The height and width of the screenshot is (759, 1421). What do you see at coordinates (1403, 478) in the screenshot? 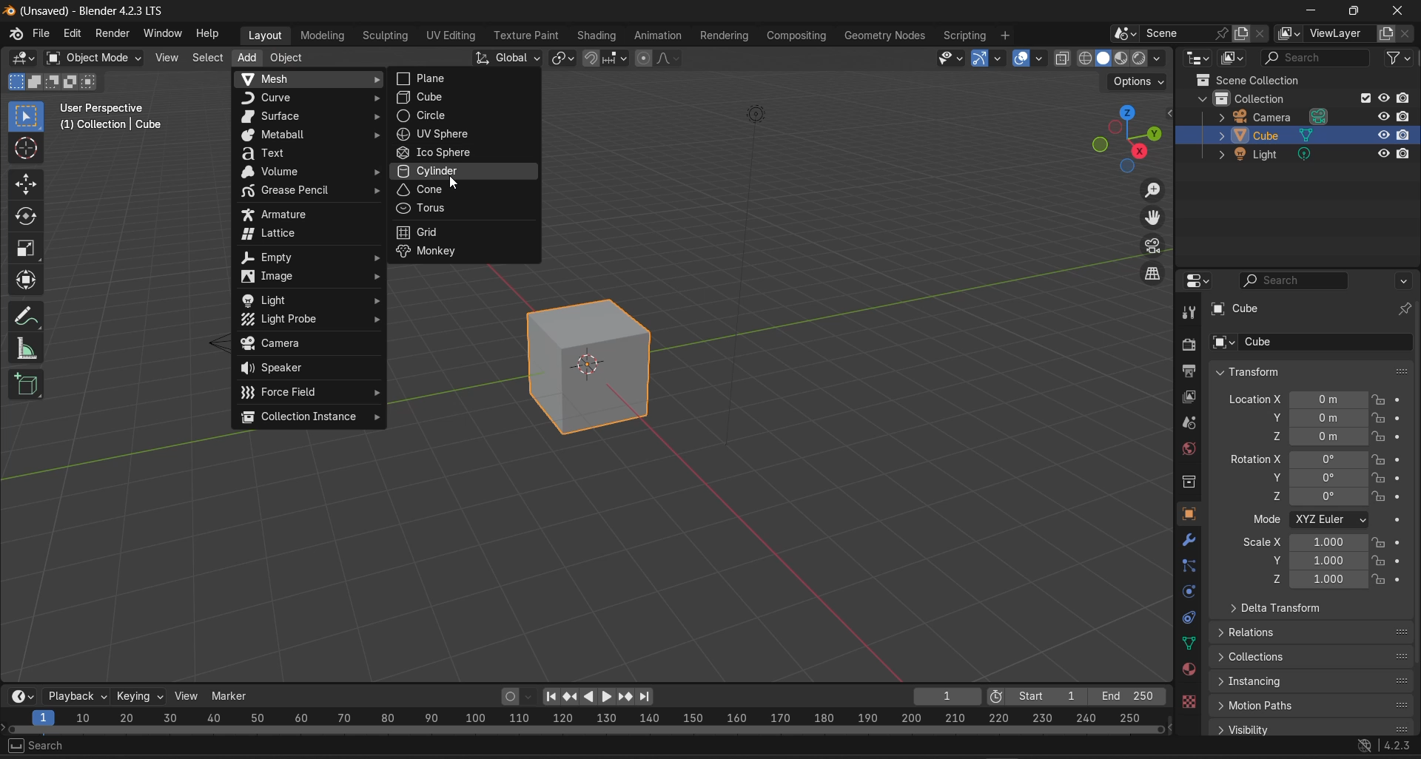
I see `animate property` at bounding box center [1403, 478].